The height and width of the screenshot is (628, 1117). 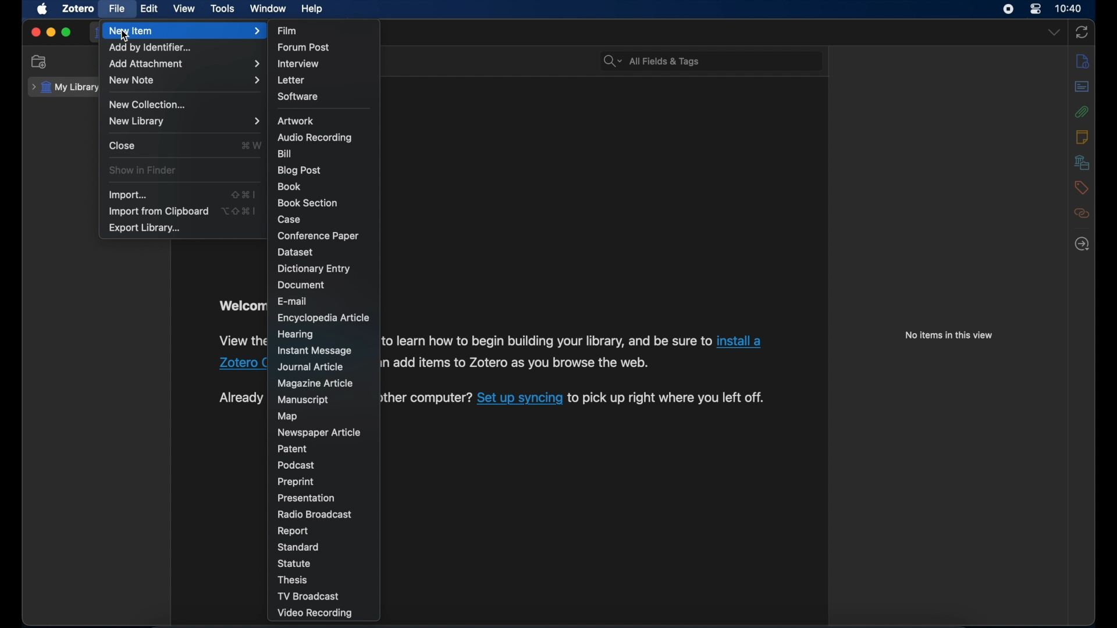 I want to click on attachments, so click(x=1082, y=112).